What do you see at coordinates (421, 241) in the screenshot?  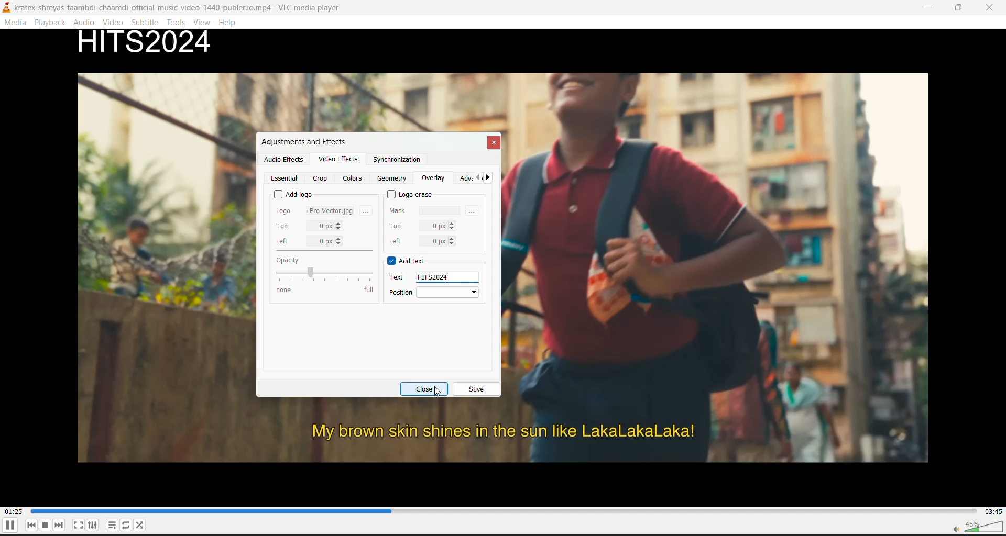 I see `left` at bounding box center [421, 241].